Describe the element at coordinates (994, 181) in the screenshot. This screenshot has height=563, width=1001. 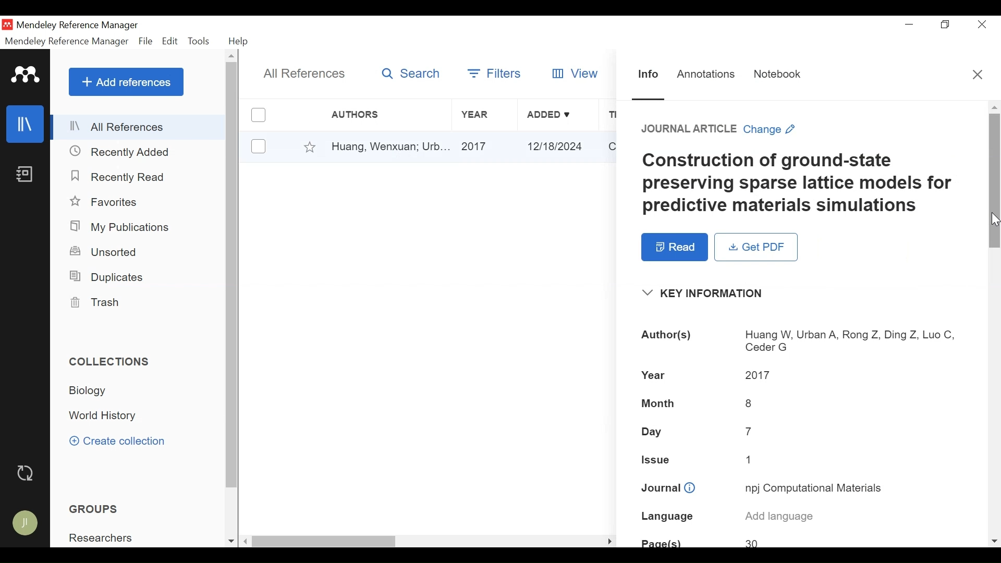
I see `Vertical Scroll bar` at that location.